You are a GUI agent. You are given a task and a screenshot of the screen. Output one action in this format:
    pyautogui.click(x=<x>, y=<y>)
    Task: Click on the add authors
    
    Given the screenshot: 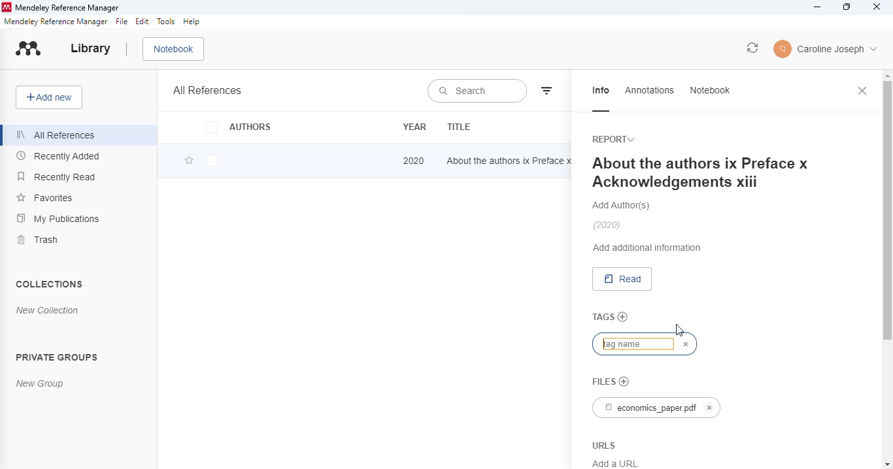 What is the action you would take?
    pyautogui.click(x=622, y=205)
    